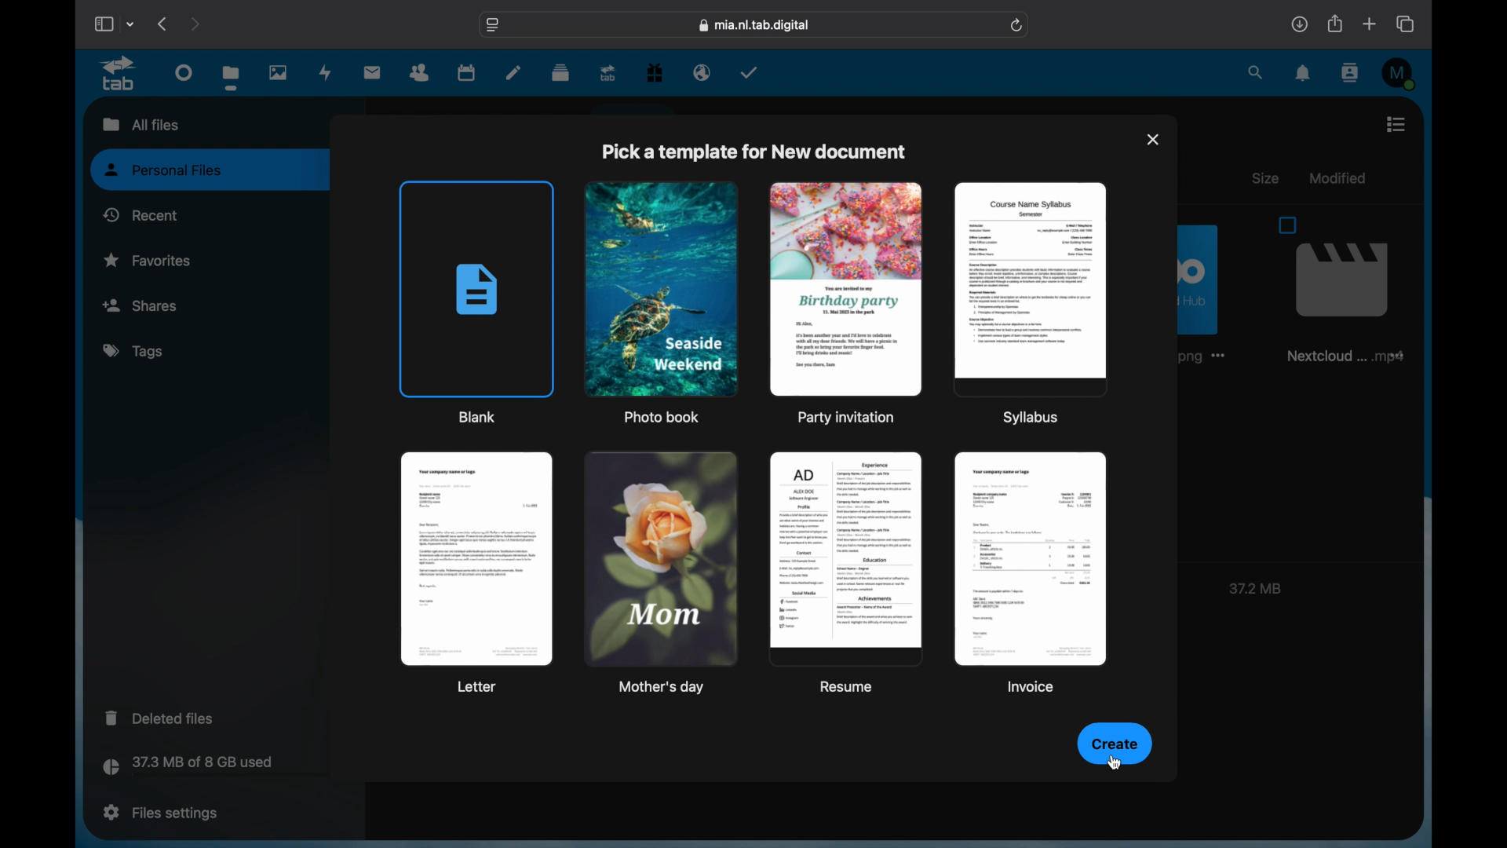 The height and width of the screenshot is (848, 1507). Describe the element at coordinates (1336, 177) in the screenshot. I see `modified` at that location.